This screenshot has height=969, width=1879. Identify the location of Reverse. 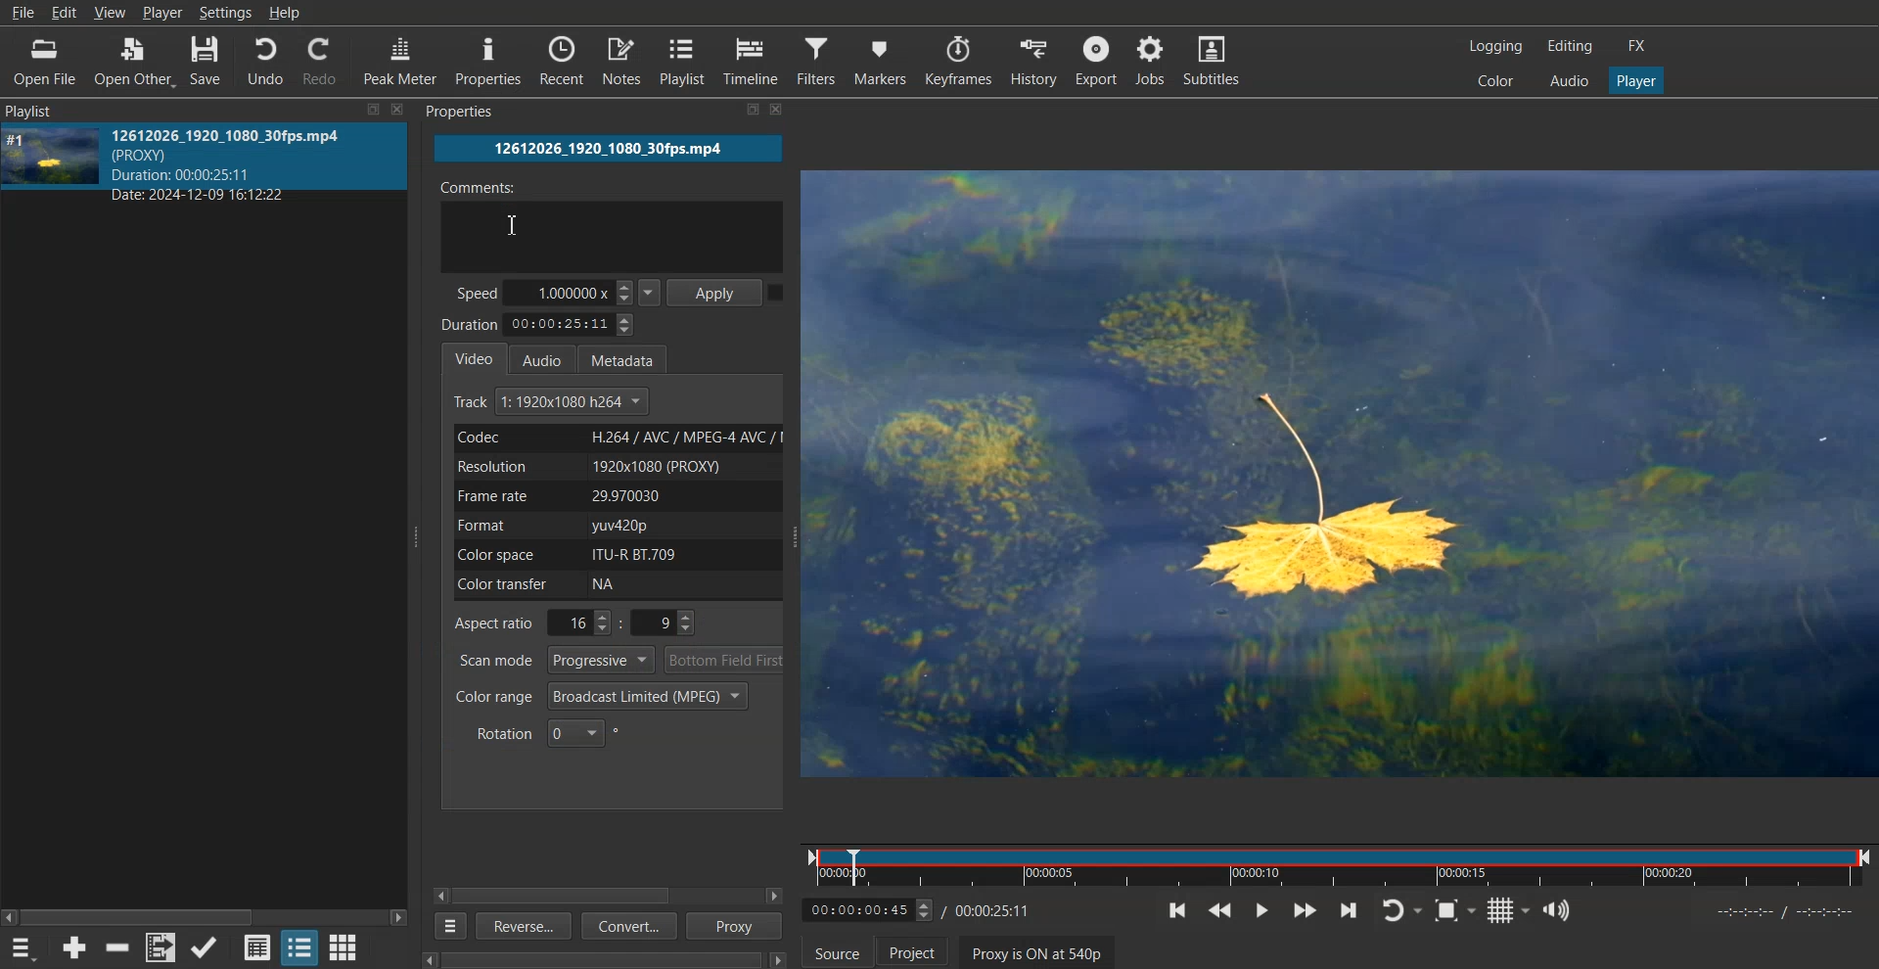
(521, 925).